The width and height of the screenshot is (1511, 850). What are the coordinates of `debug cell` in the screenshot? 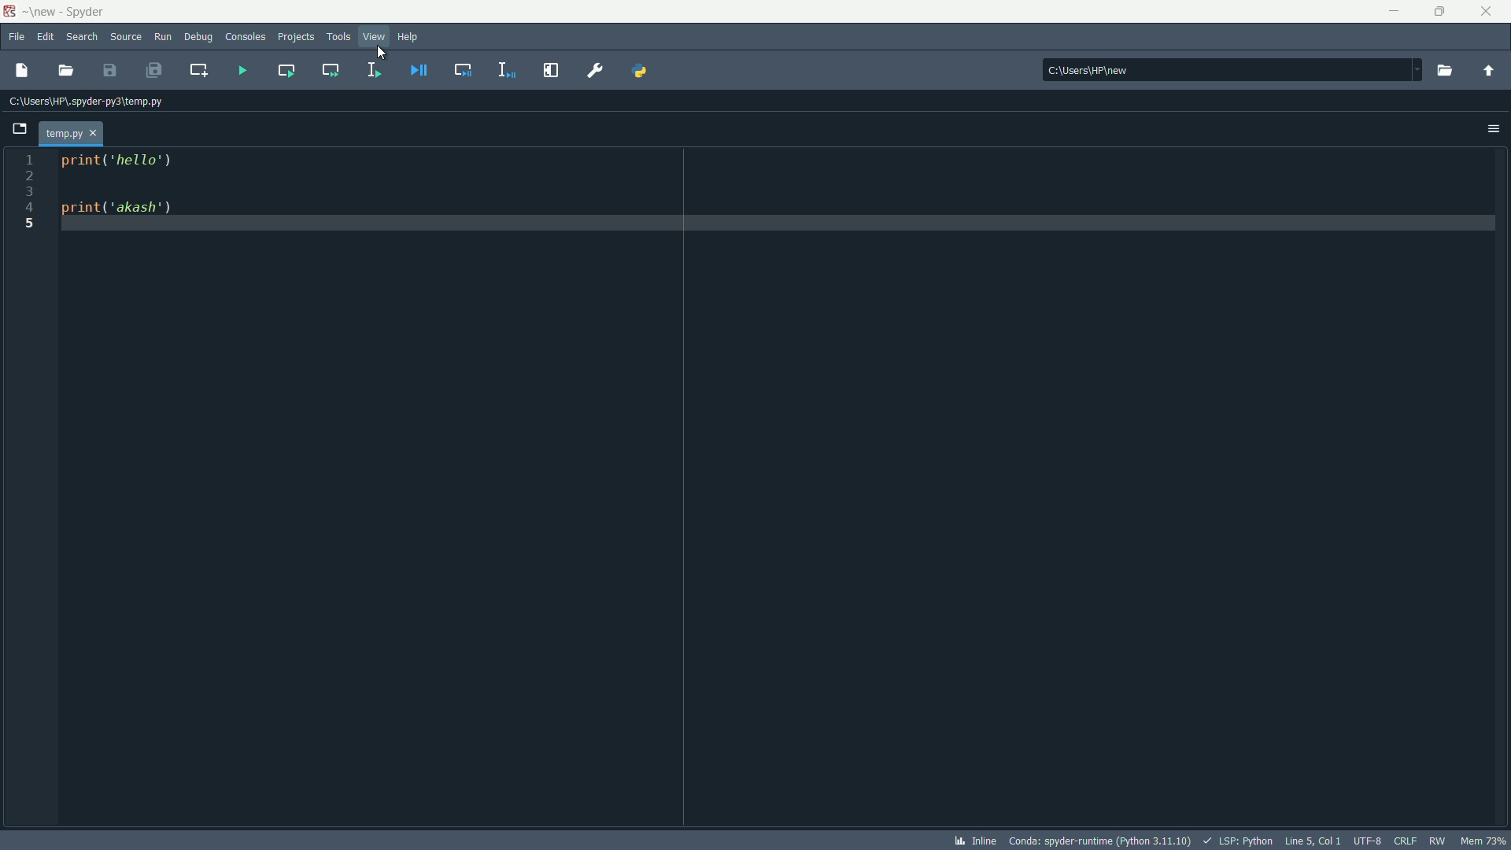 It's located at (465, 68).